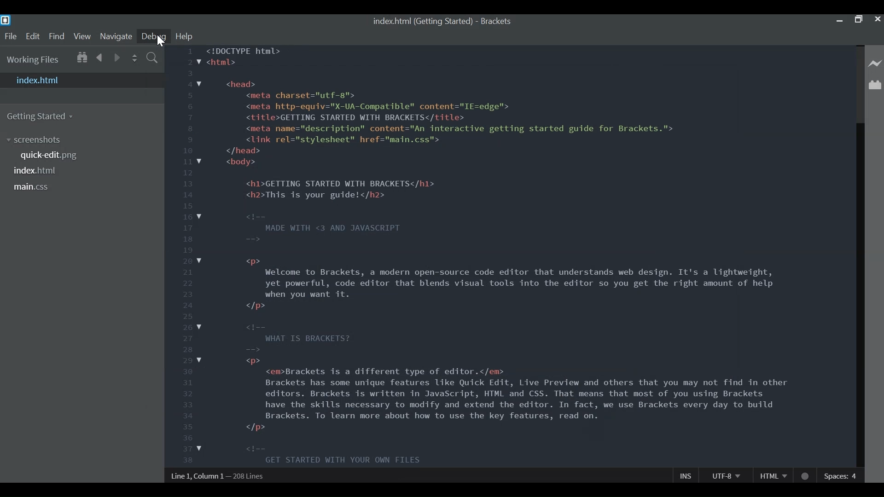 The width and height of the screenshot is (884, 497). Describe the element at coordinates (99, 58) in the screenshot. I see `Navigate backward` at that location.